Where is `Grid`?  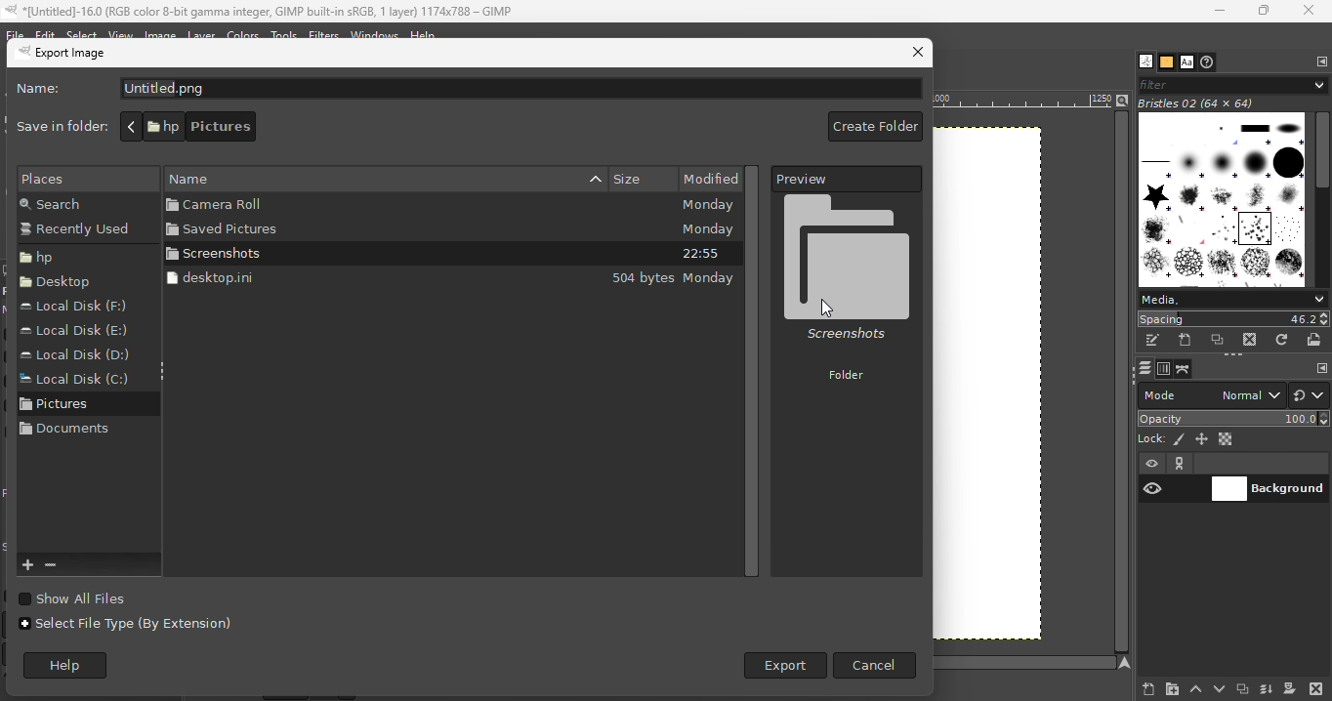 Grid is located at coordinates (1006, 390).